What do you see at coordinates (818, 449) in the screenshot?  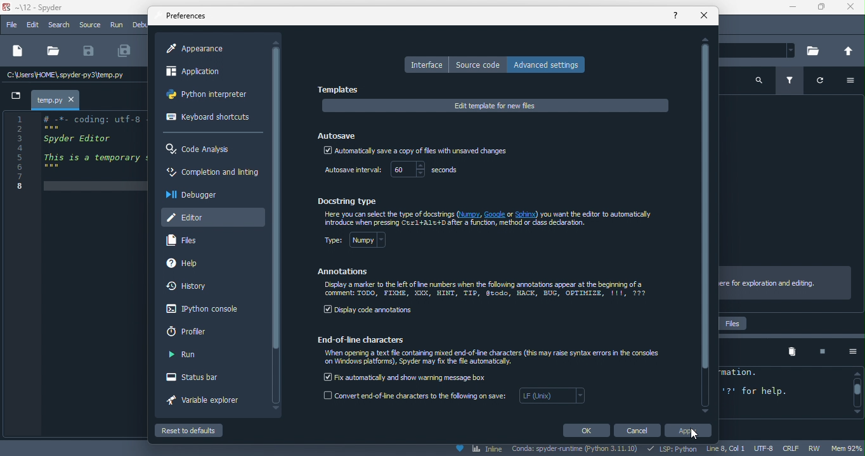 I see `rw` at bounding box center [818, 449].